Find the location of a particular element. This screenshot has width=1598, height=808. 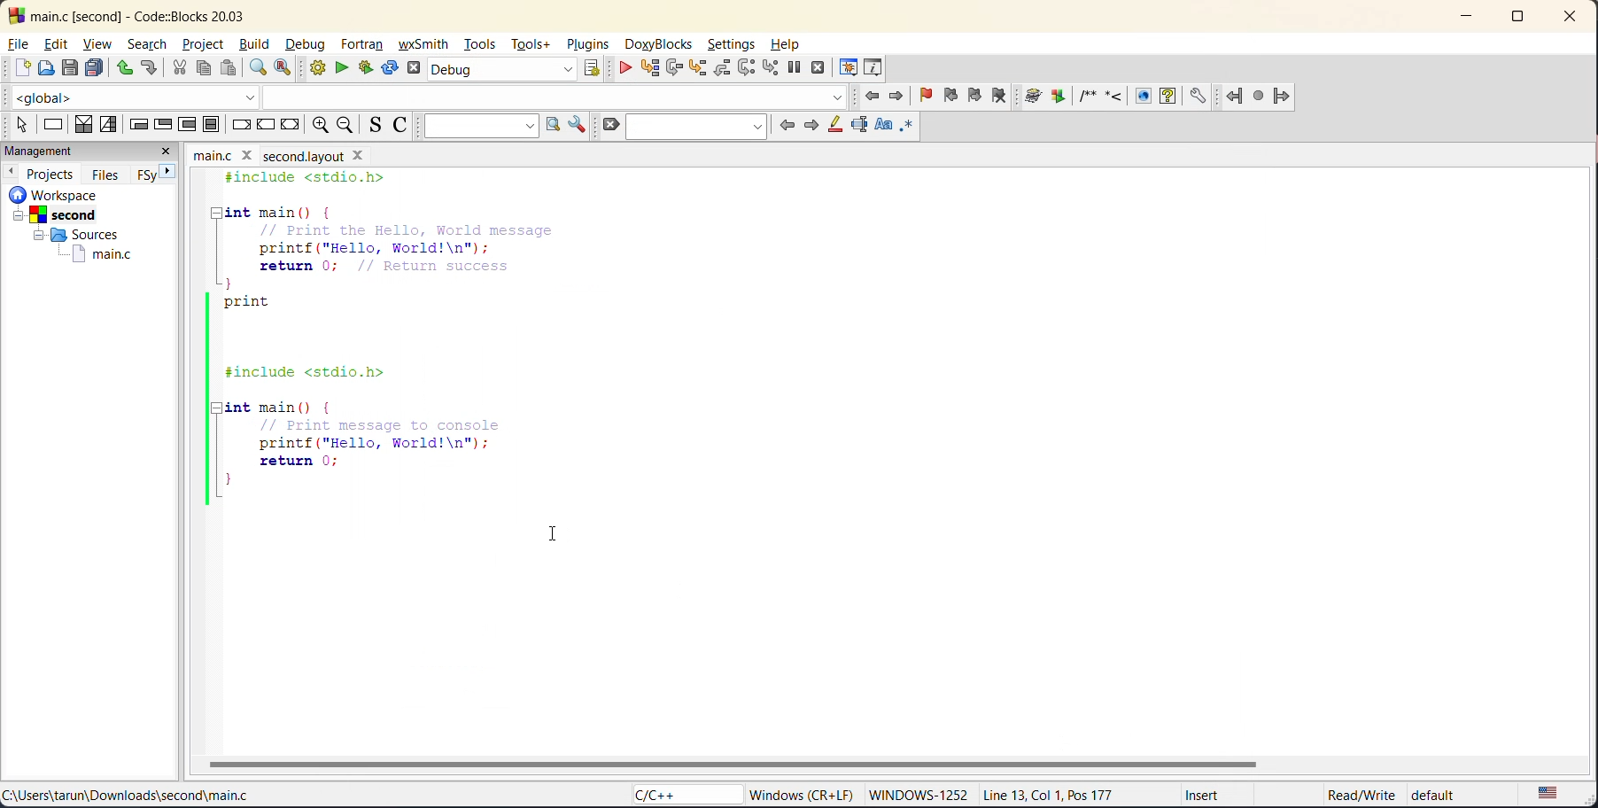

settings is located at coordinates (733, 46).